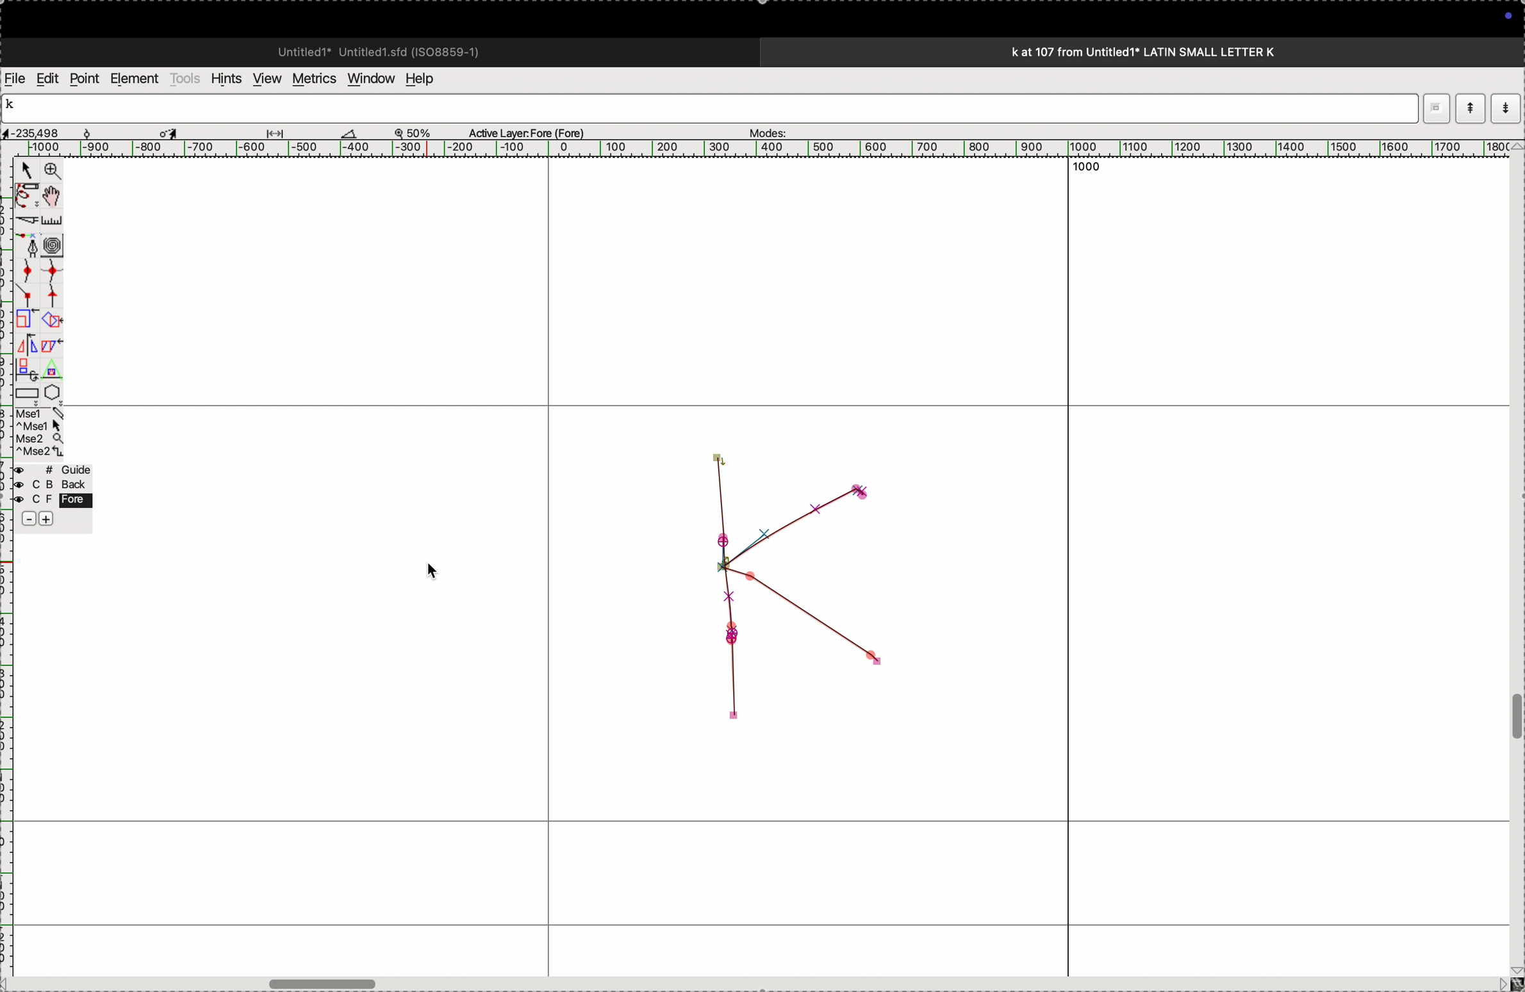 Image resolution: width=1525 pixels, height=992 pixels. What do you see at coordinates (1438, 108) in the screenshot?
I see `restore down` at bounding box center [1438, 108].